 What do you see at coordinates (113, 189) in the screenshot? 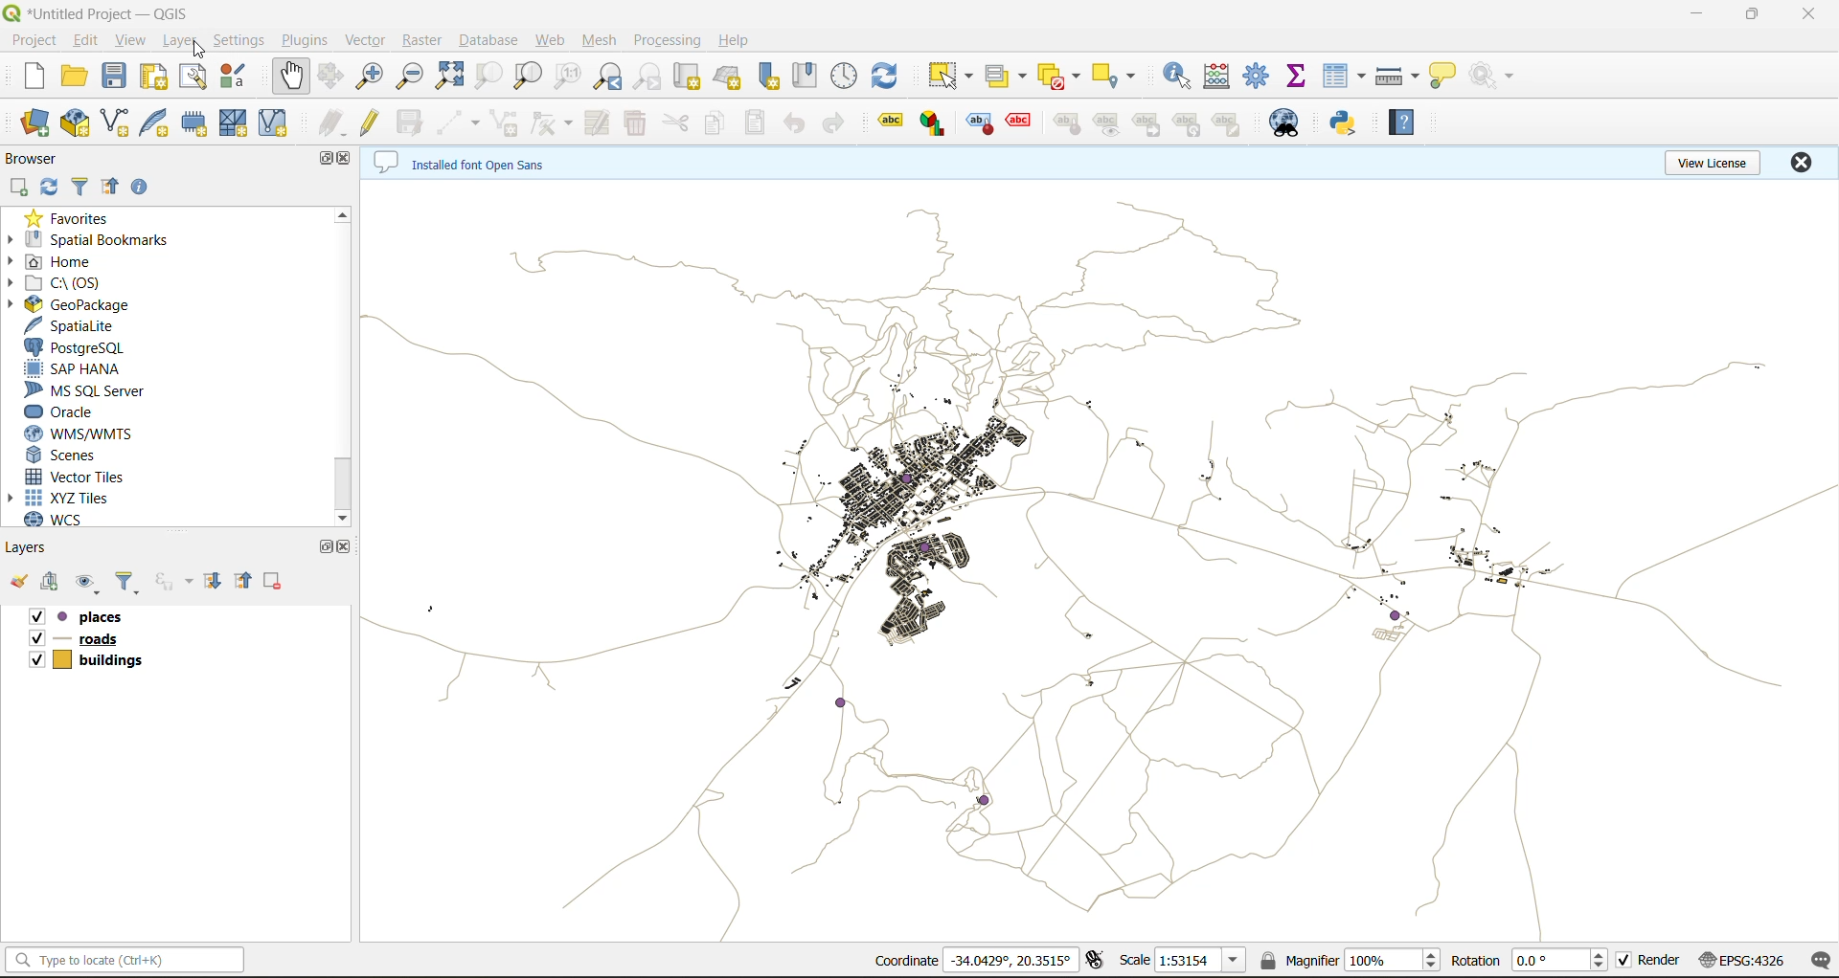
I see `collapse all` at bounding box center [113, 189].